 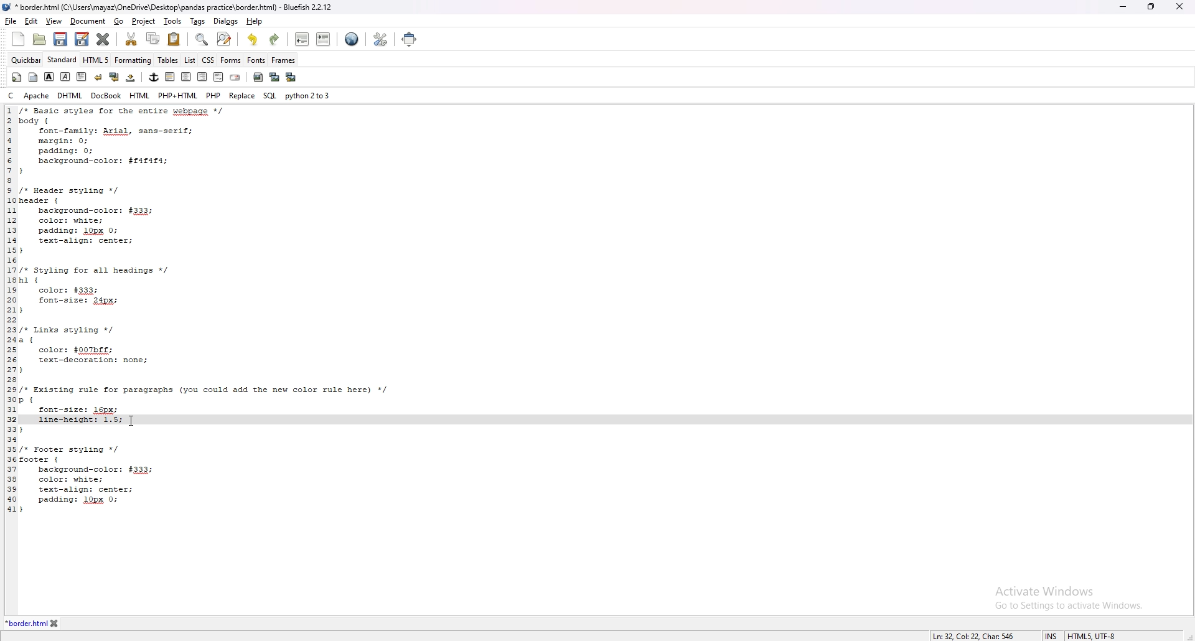 What do you see at coordinates (39, 40) in the screenshot?
I see `open` at bounding box center [39, 40].